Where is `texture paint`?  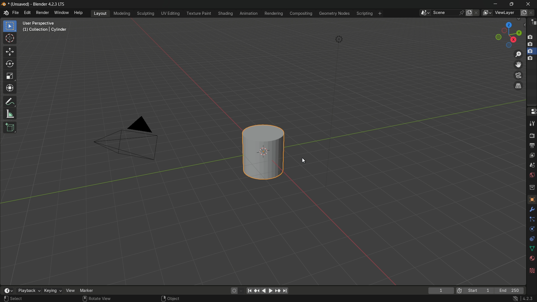 texture paint is located at coordinates (199, 13).